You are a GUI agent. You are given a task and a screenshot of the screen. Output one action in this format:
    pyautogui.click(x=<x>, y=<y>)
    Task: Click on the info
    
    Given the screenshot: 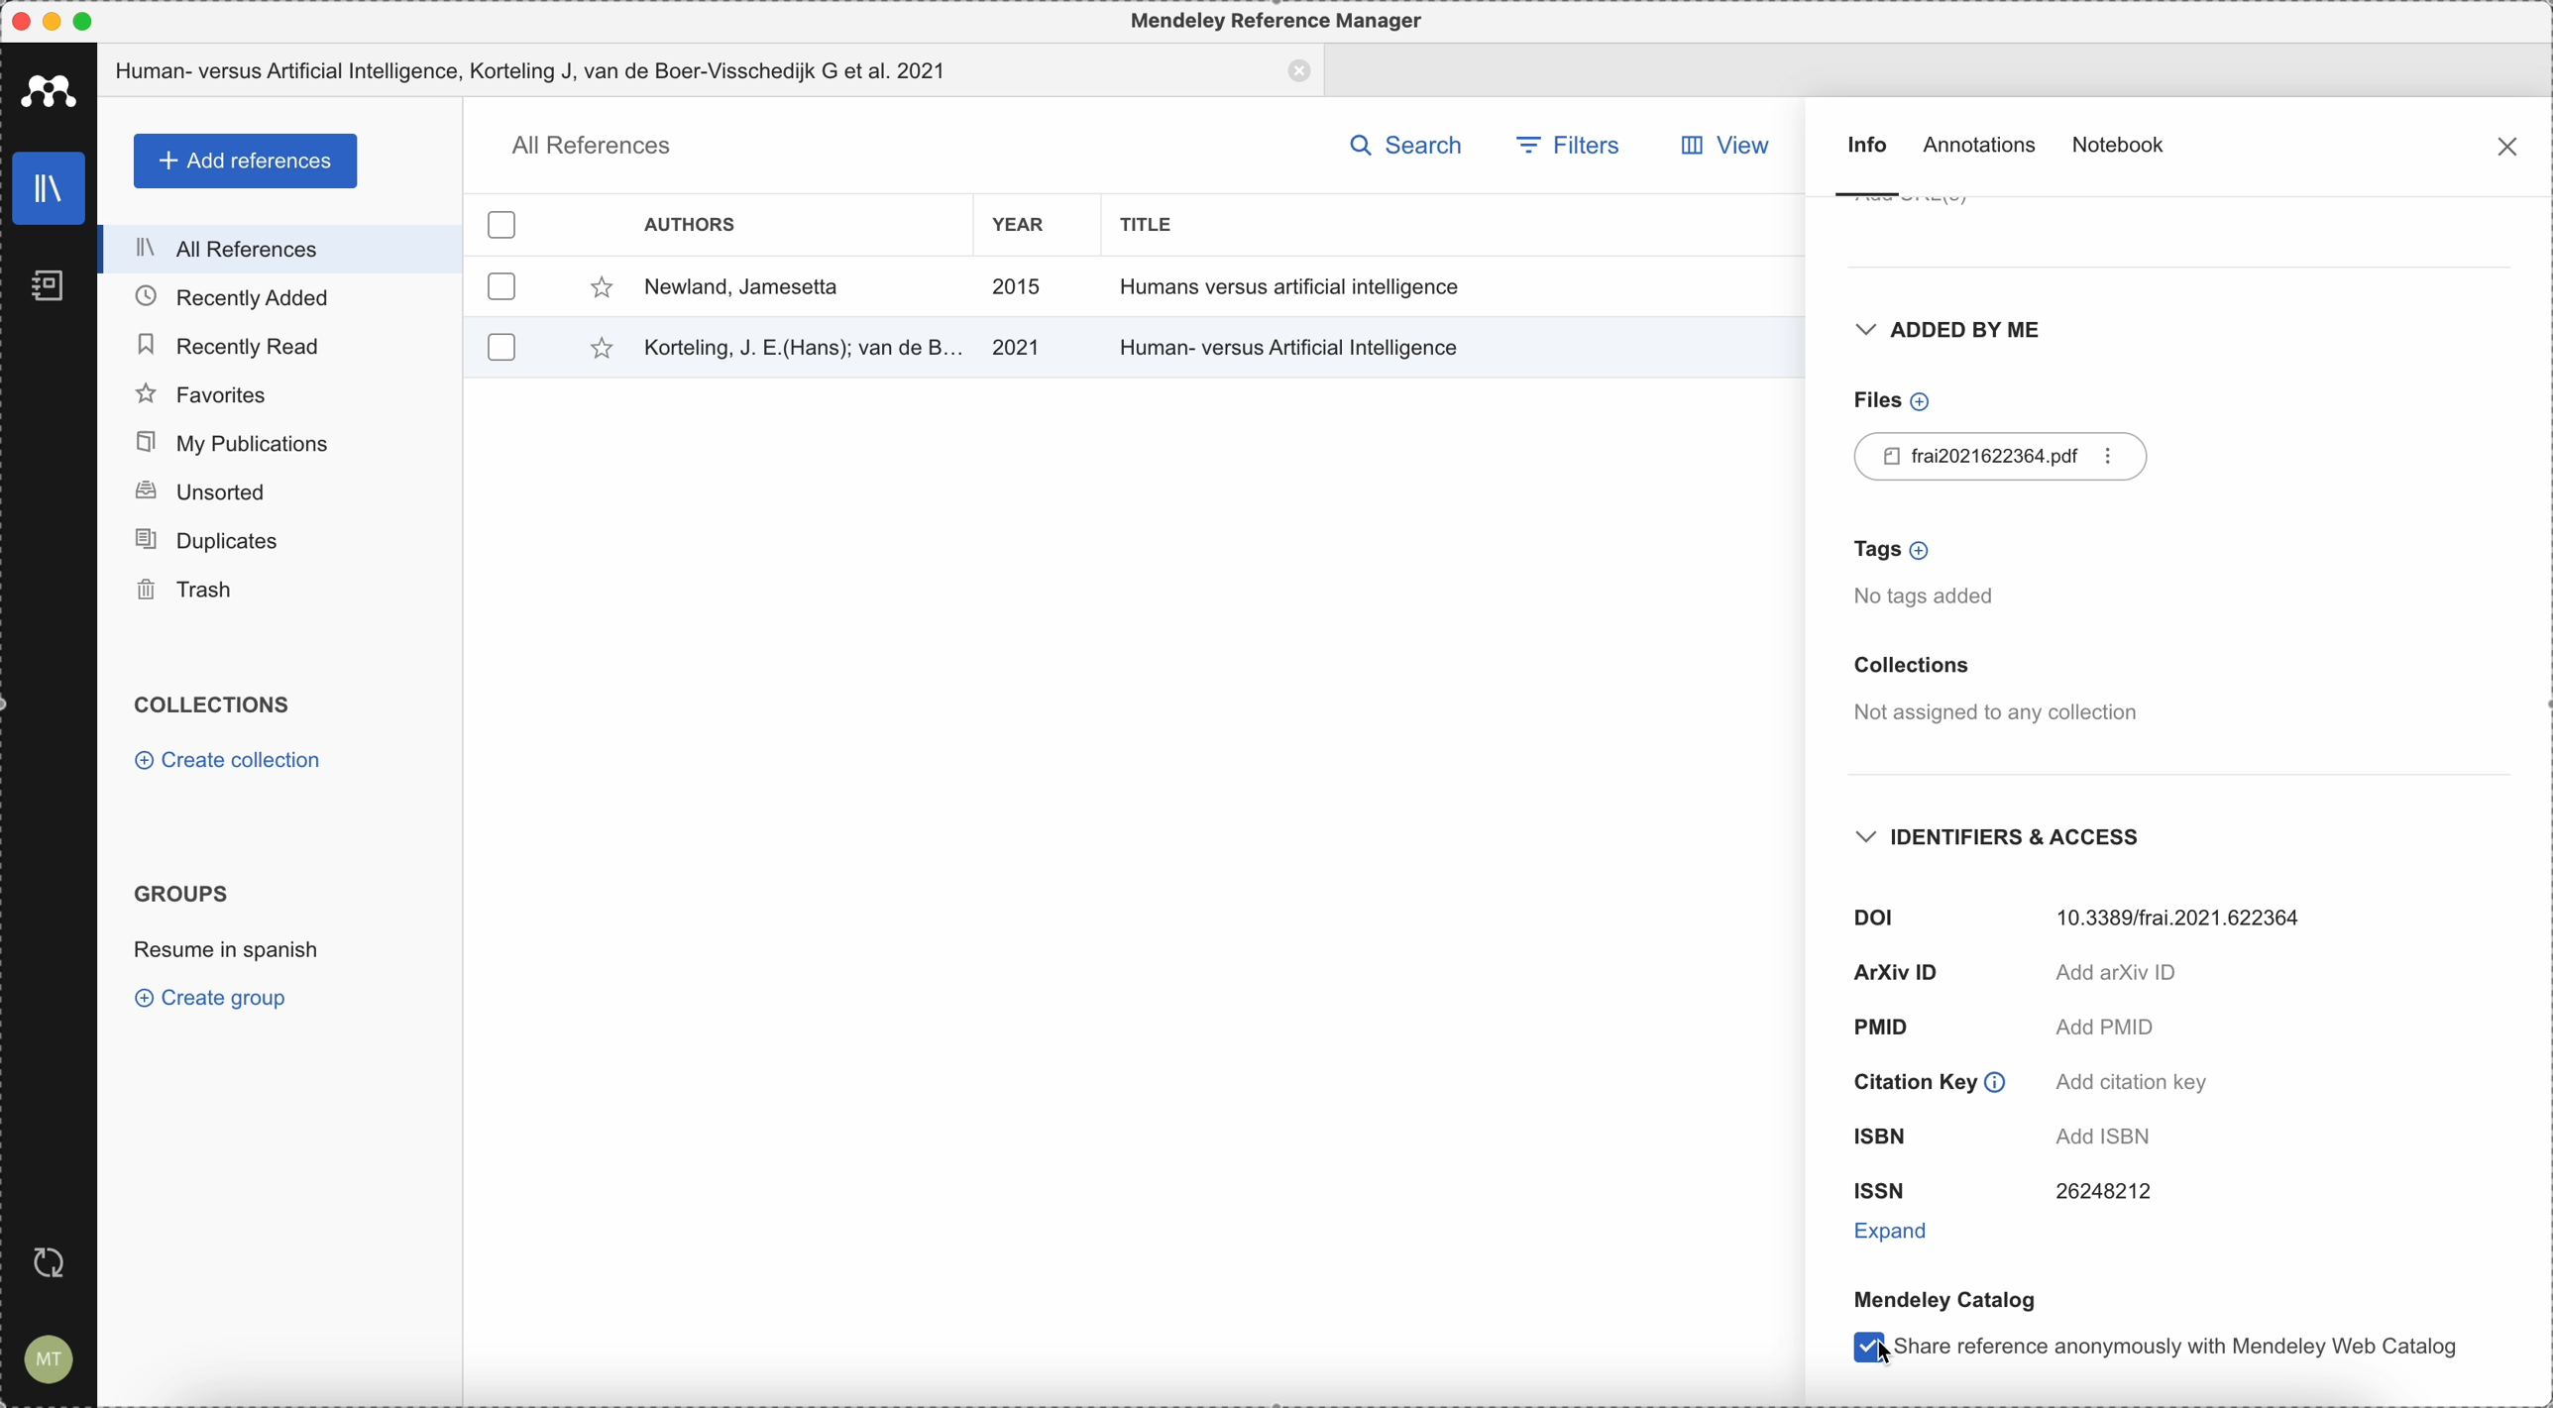 What is the action you would take?
    pyautogui.click(x=1865, y=165)
    